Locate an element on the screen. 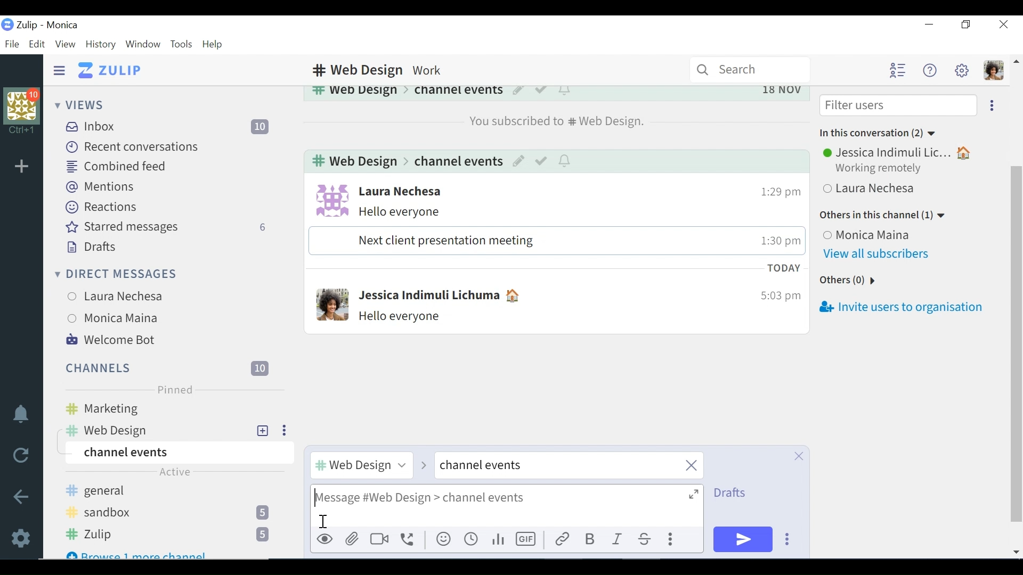 The image size is (1023, 575). Active label is located at coordinates (175, 474).